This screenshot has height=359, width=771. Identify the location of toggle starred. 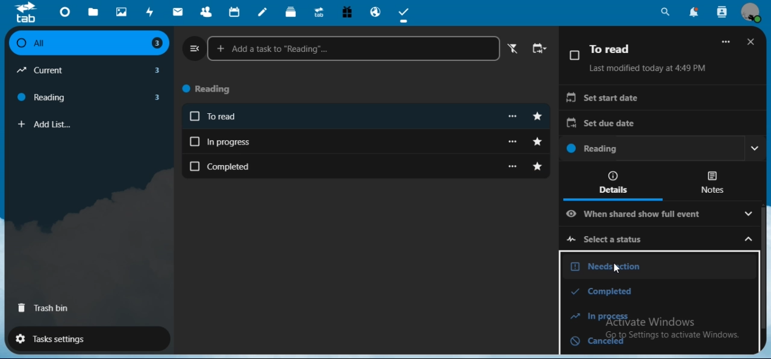
(540, 116).